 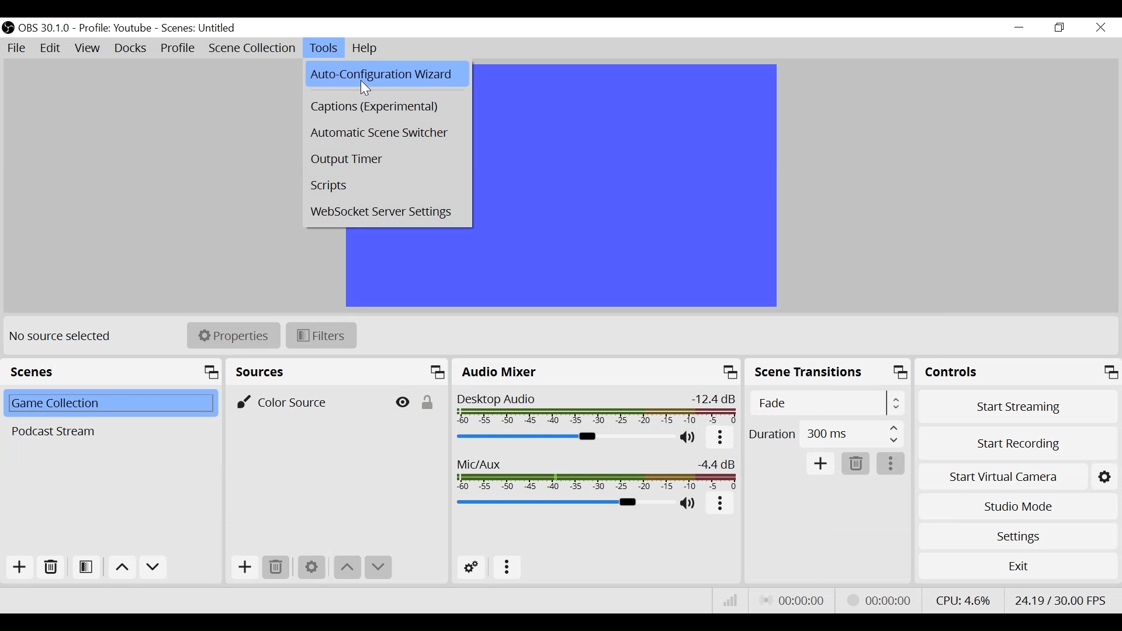 I want to click on Sources, so click(x=338, y=372).